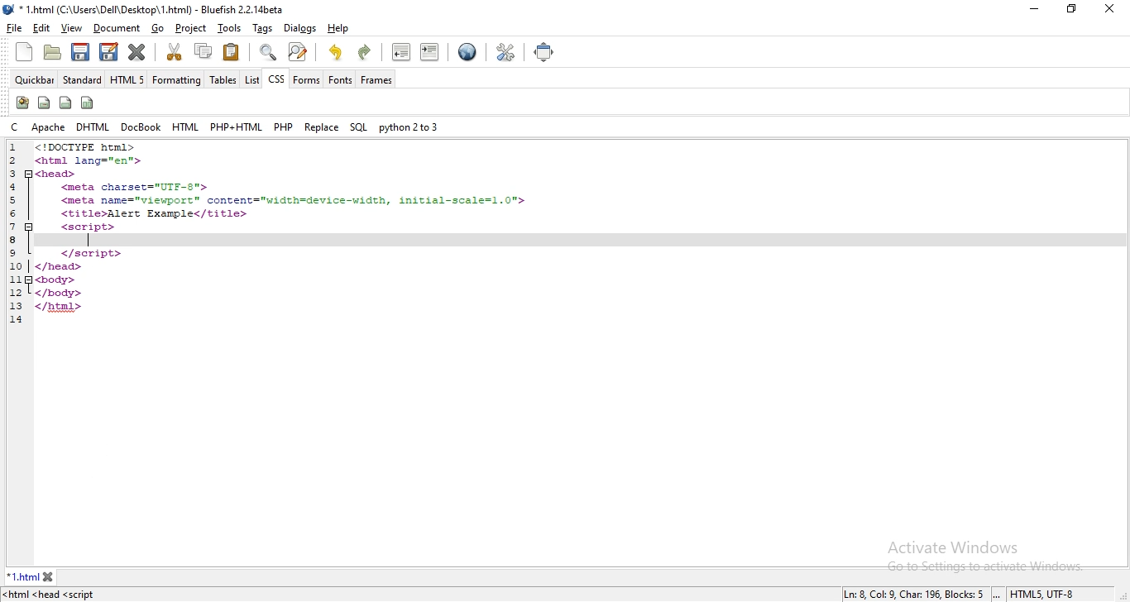  Describe the element at coordinates (175, 52) in the screenshot. I see `cut` at that location.